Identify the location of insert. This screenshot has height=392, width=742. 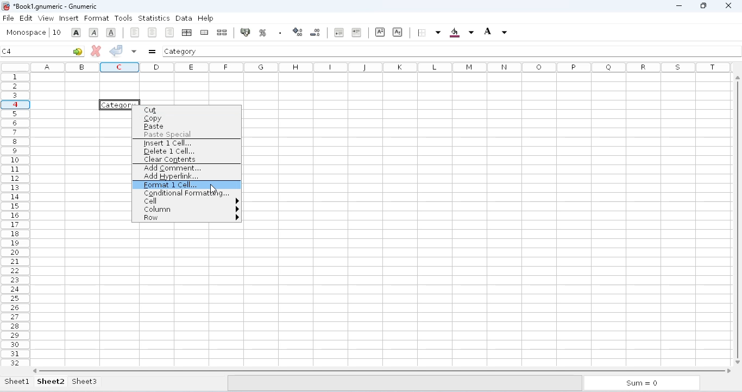
(69, 18).